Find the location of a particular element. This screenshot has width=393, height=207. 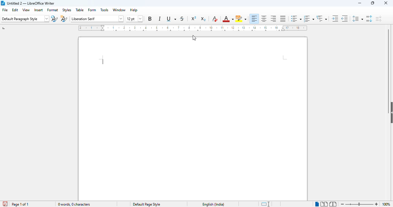

single-page view is located at coordinates (317, 204).